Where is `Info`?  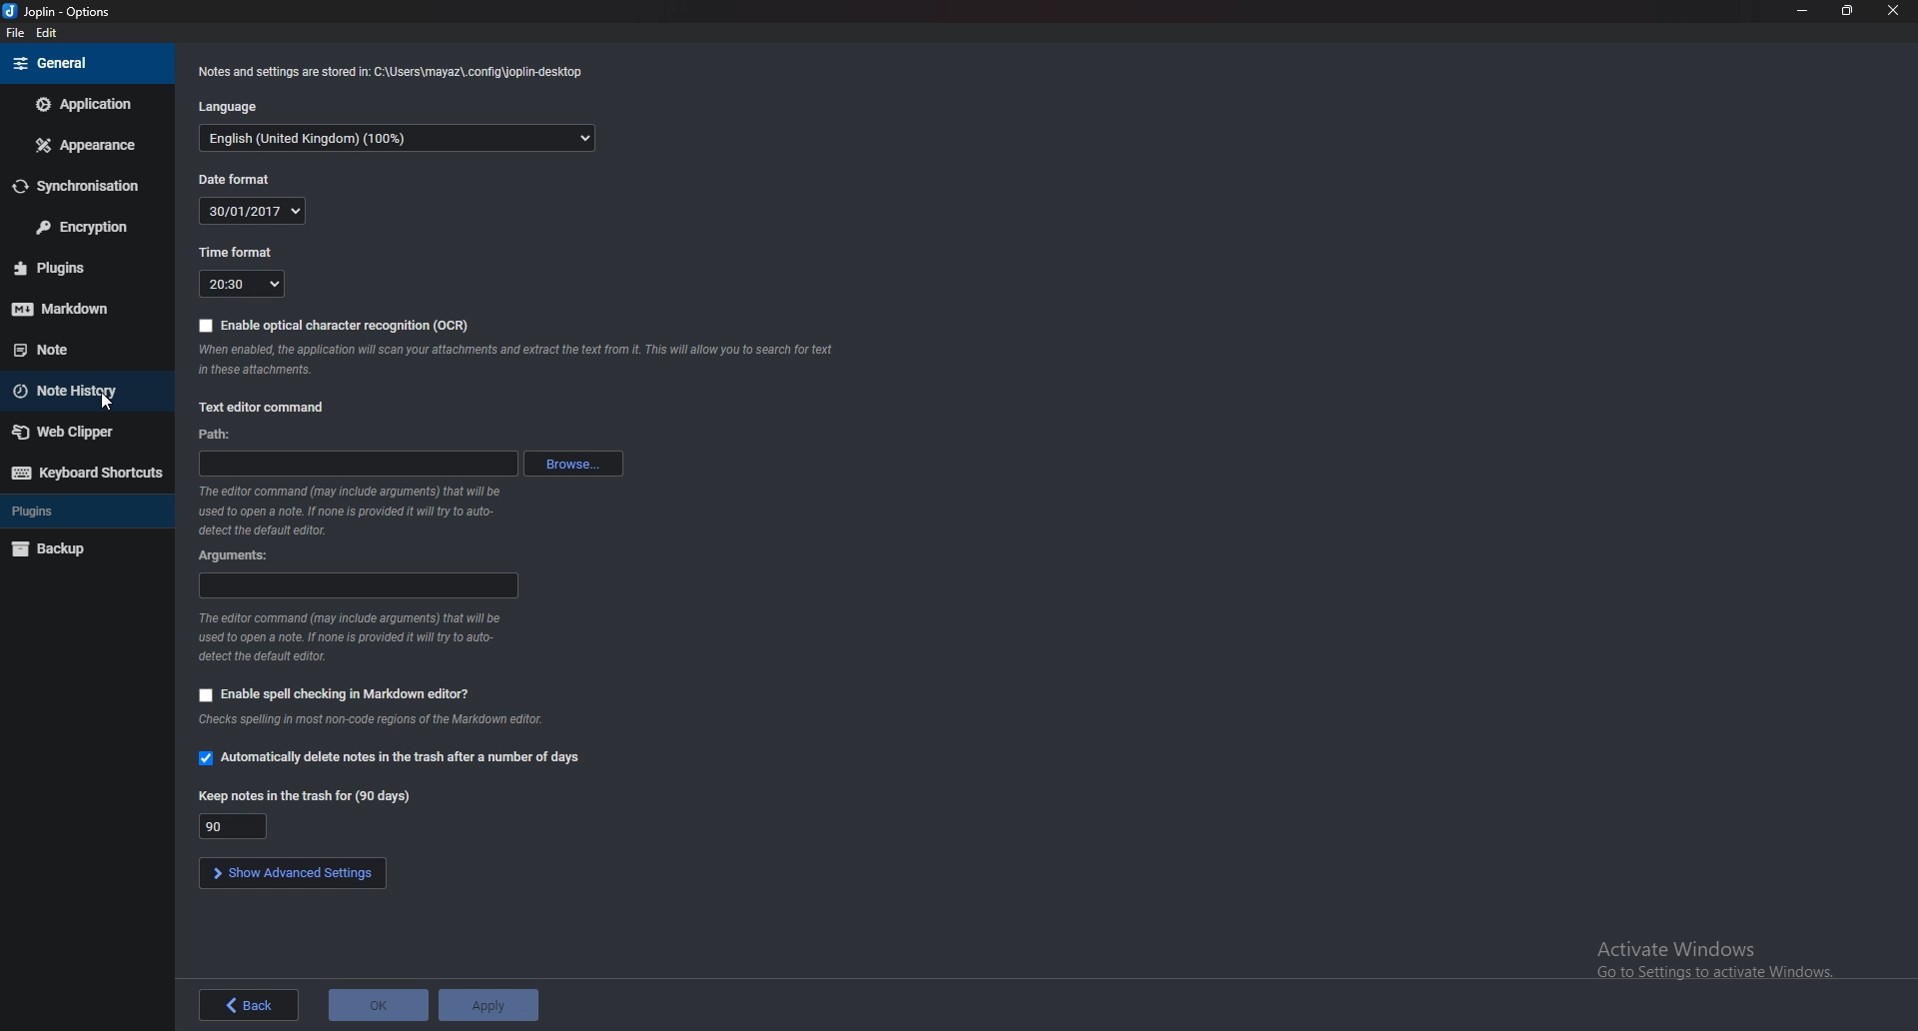
Info is located at coordinates (520, 360).